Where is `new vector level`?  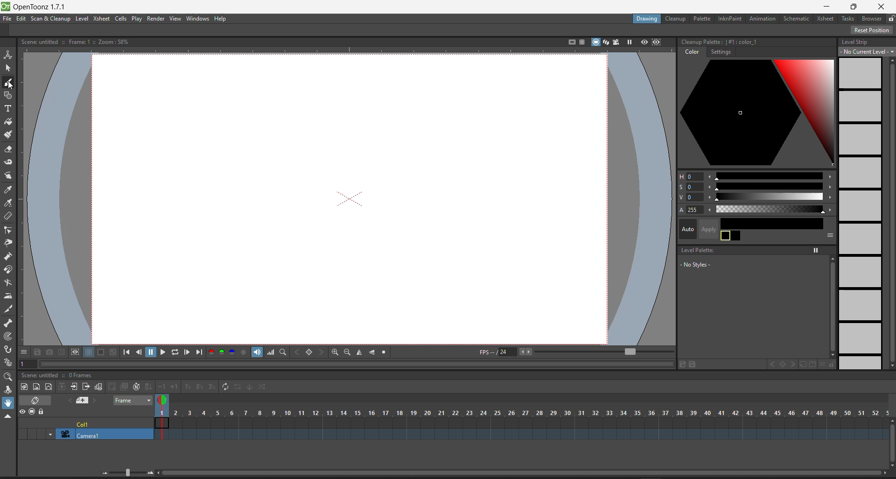 new vector level is located at coordinates (49, 386).